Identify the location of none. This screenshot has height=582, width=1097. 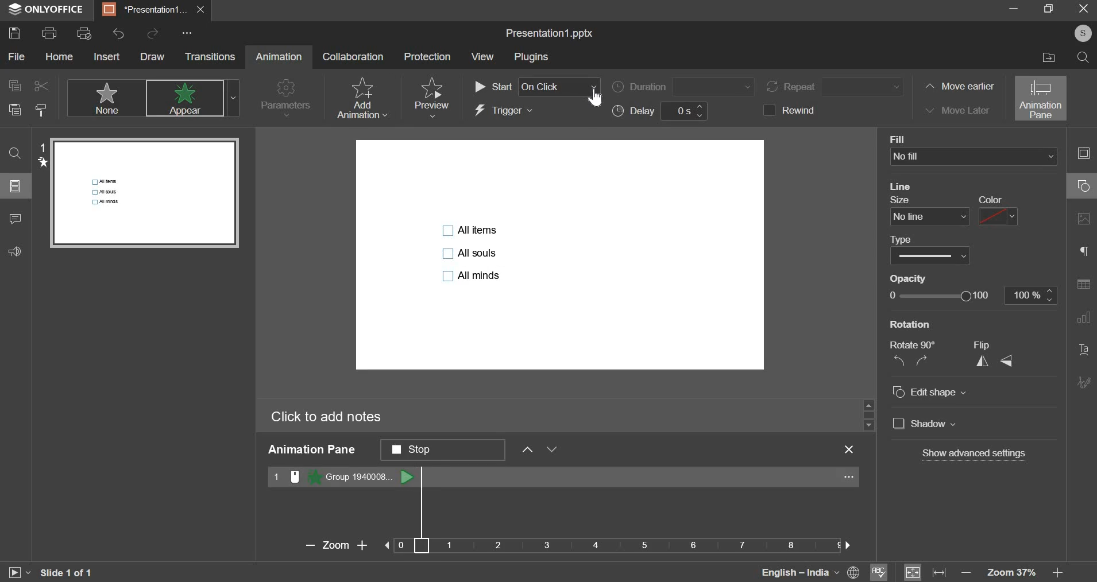
(105, 98).